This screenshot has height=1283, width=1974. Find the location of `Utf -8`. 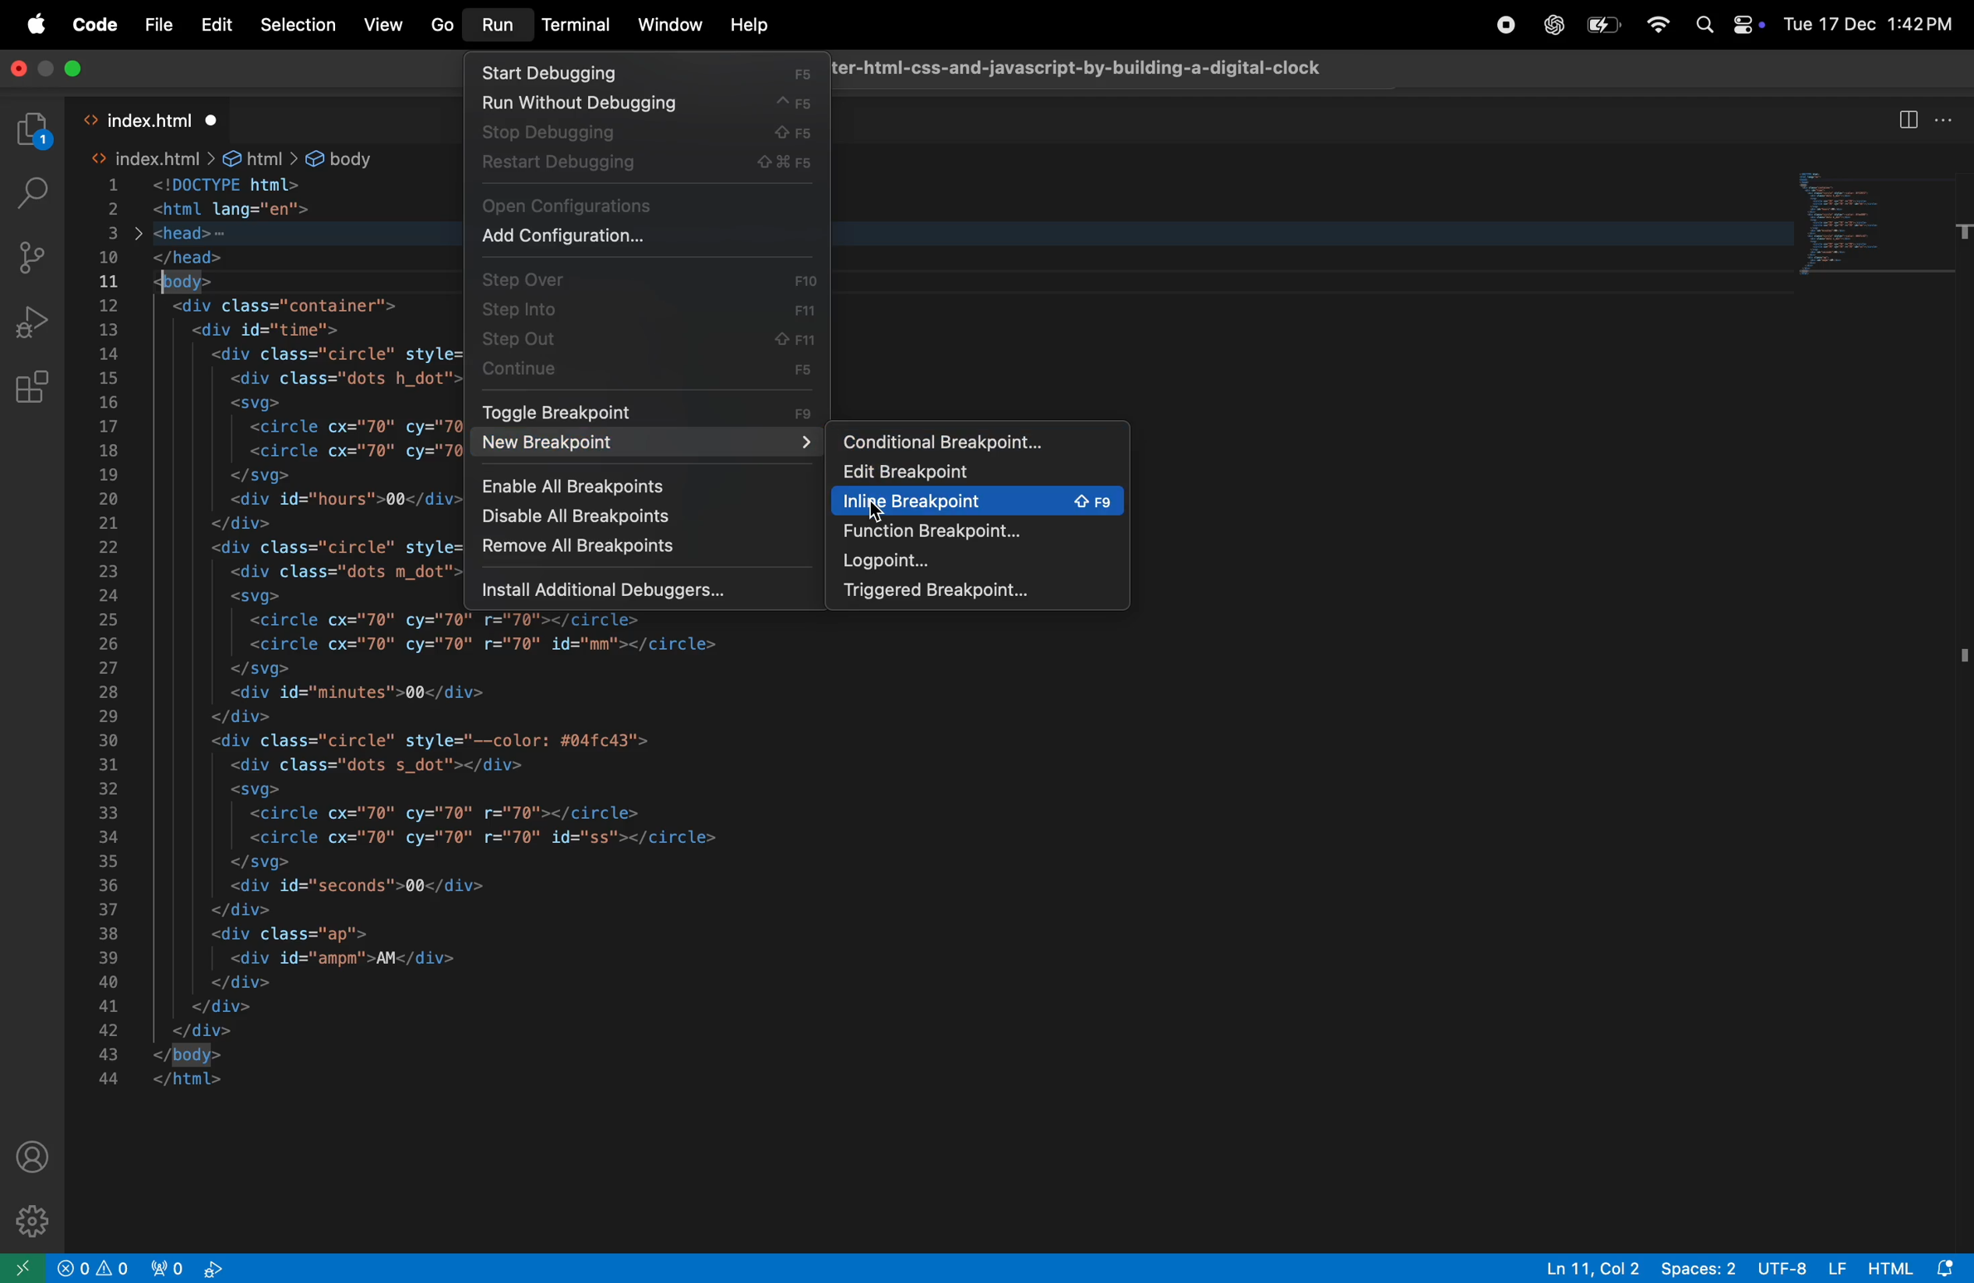

Utf -8 is located at coordinates (1805, 1267).